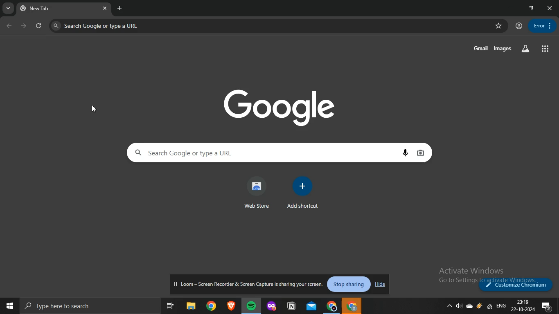 The height and width of the screenshot is (314, 559). What do you see at coordinates (302, 193) in the screenshot?
I see `add shortcut` at bounding box center [302, 193].